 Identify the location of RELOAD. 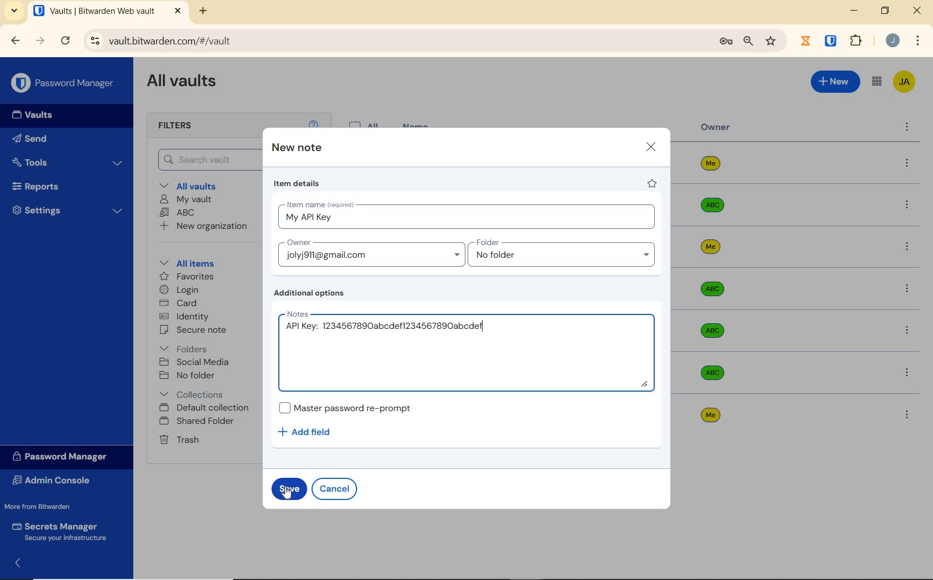
(66, 41).